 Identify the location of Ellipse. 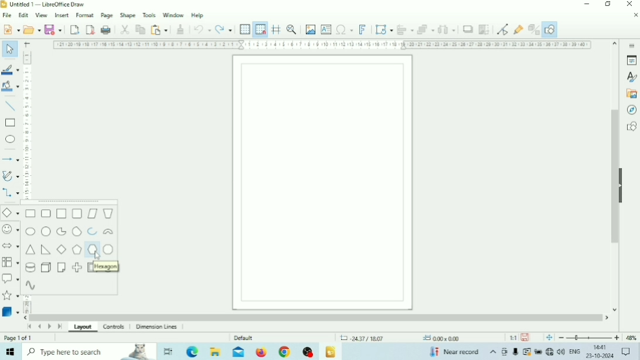
(30, 231).